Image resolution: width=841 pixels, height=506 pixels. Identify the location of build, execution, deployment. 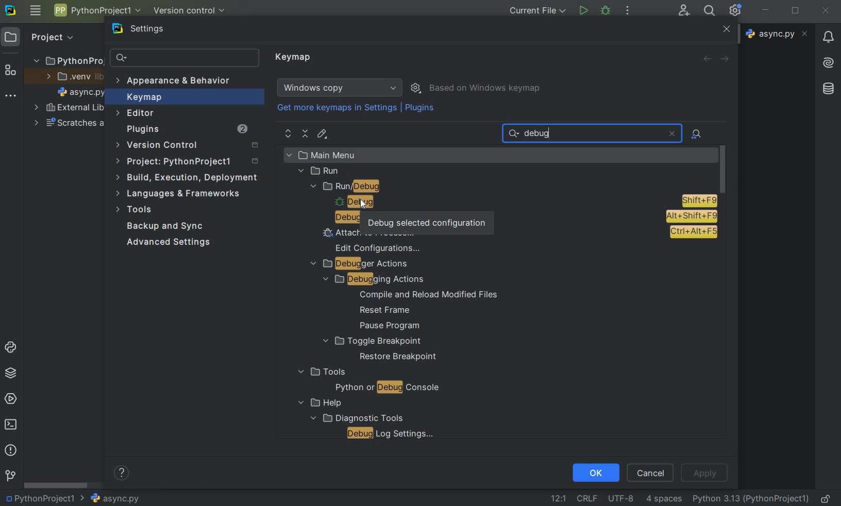
(188, 177).